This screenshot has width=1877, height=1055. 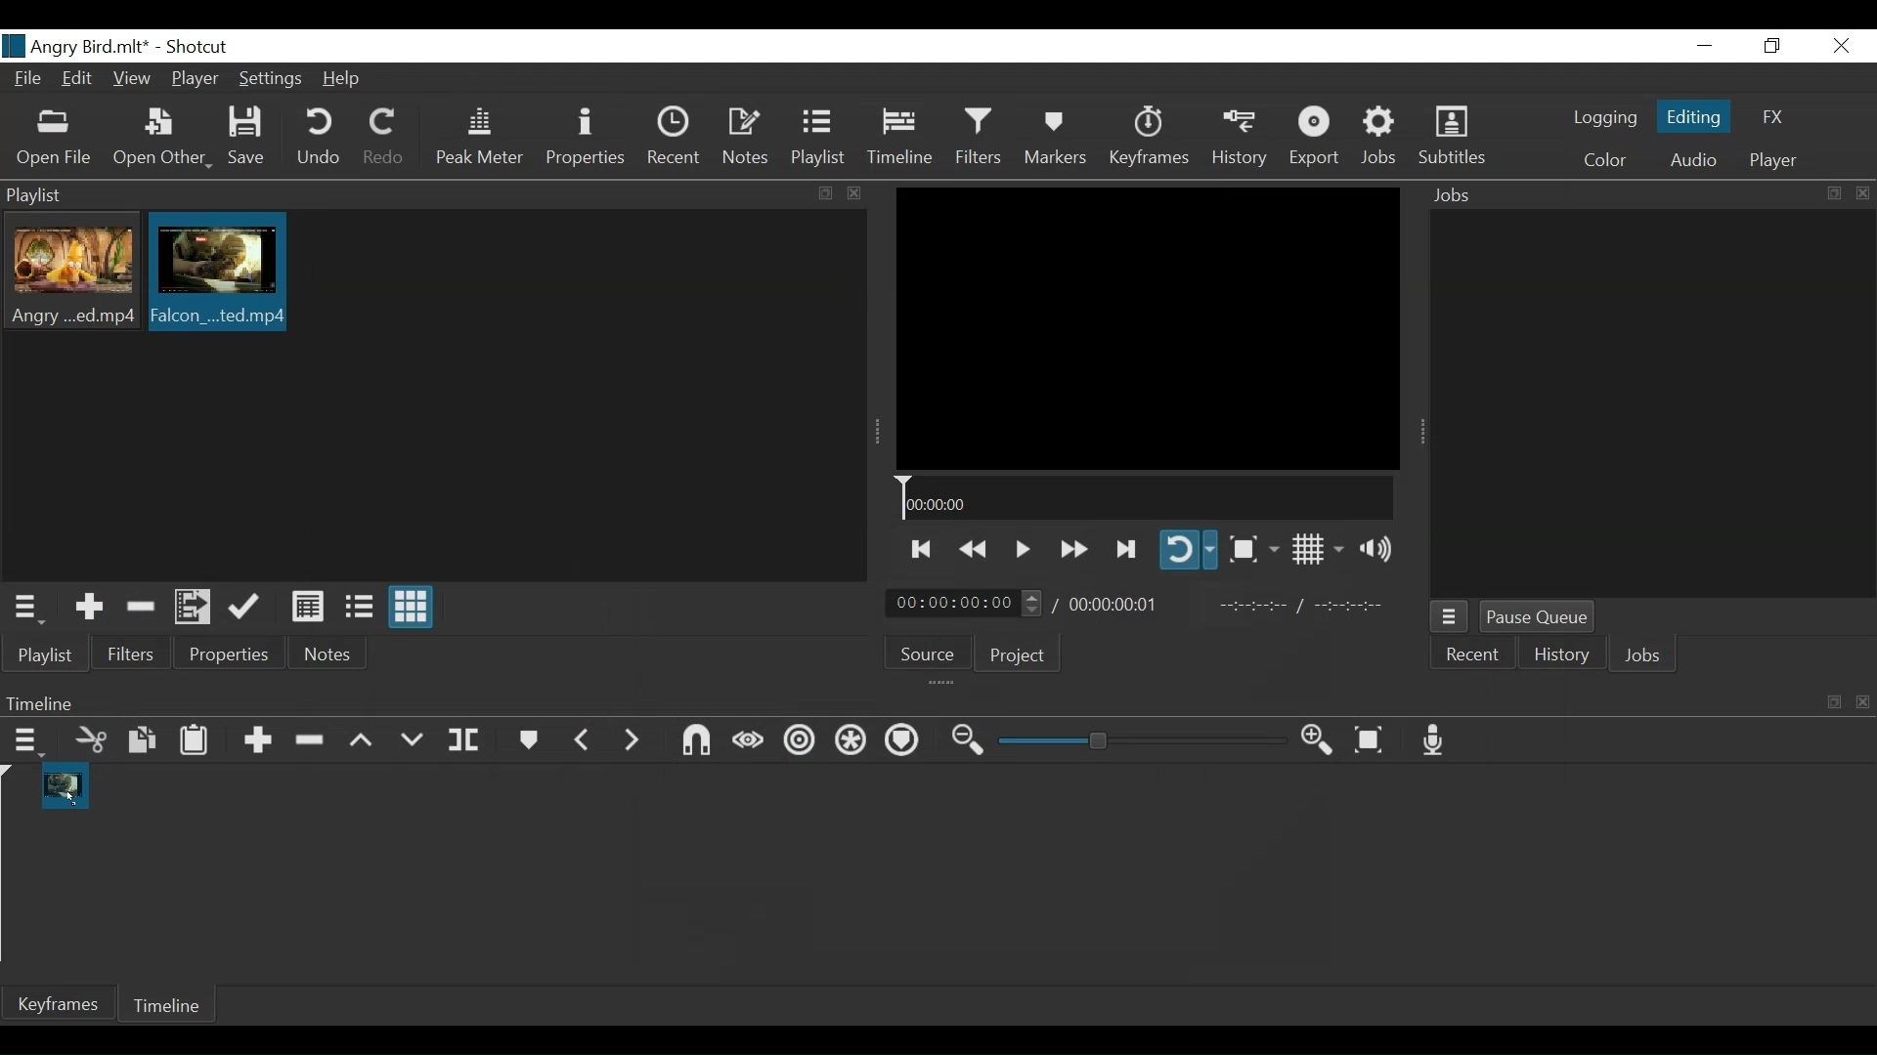 I want to click on Add files to the playlist, so click(x=196, y=605).